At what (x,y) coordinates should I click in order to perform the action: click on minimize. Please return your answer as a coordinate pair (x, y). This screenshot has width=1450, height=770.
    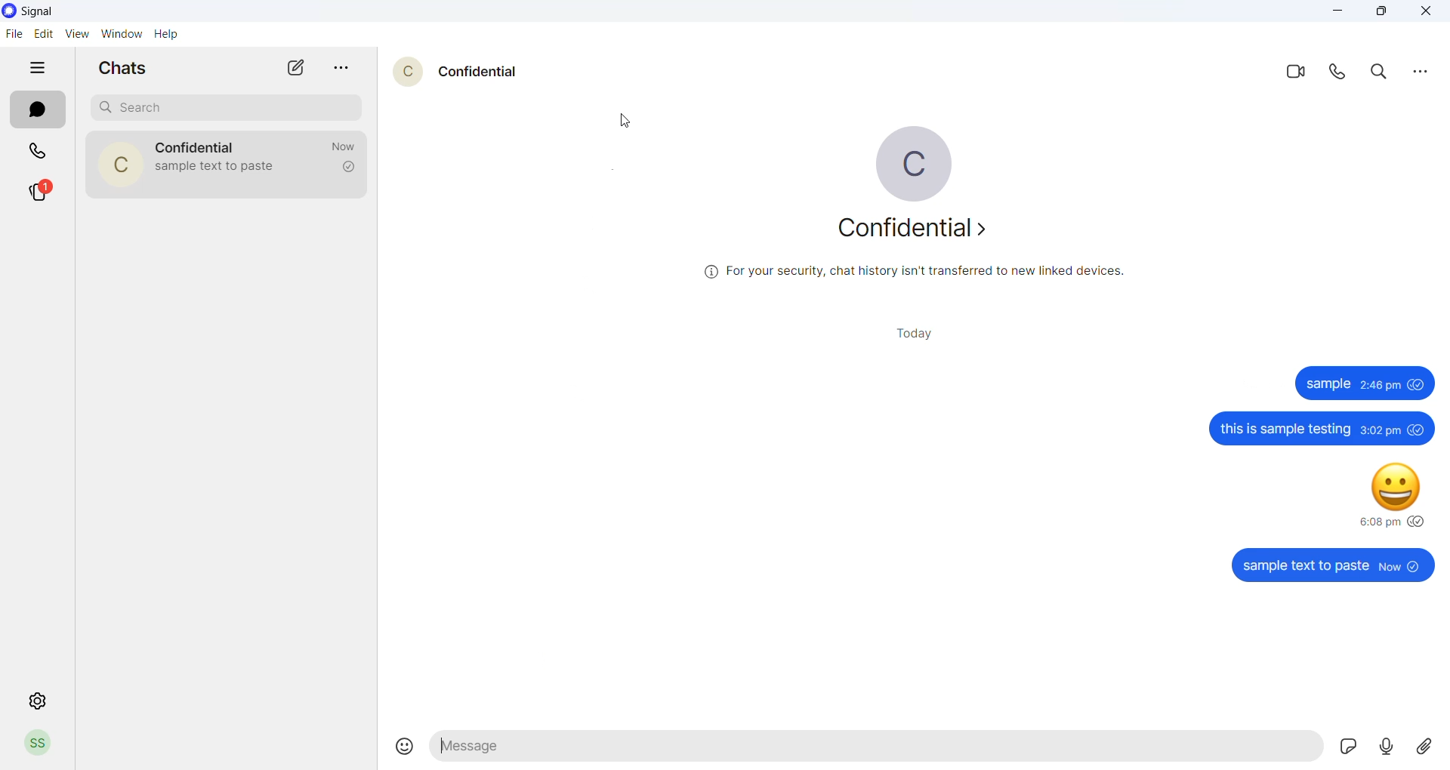
    Looking at the image, I should click on (1340, 13).